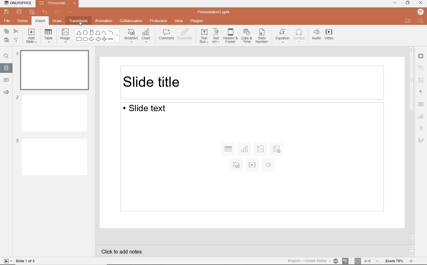  Describe the element at coordinates (411, 152) in the screenshot. I see `scrollbar` at that location.